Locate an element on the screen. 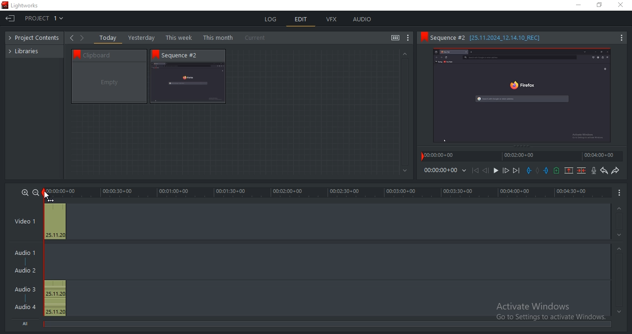 This screenshot has width=632, height=334. zoom out is located at coordinates (36, 192).